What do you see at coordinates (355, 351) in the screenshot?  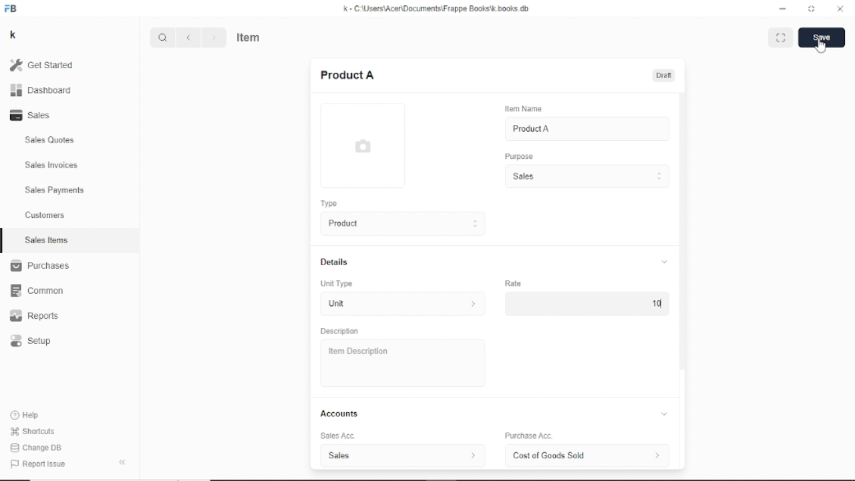 I see `Item Description` at bounding box center [355, 351].